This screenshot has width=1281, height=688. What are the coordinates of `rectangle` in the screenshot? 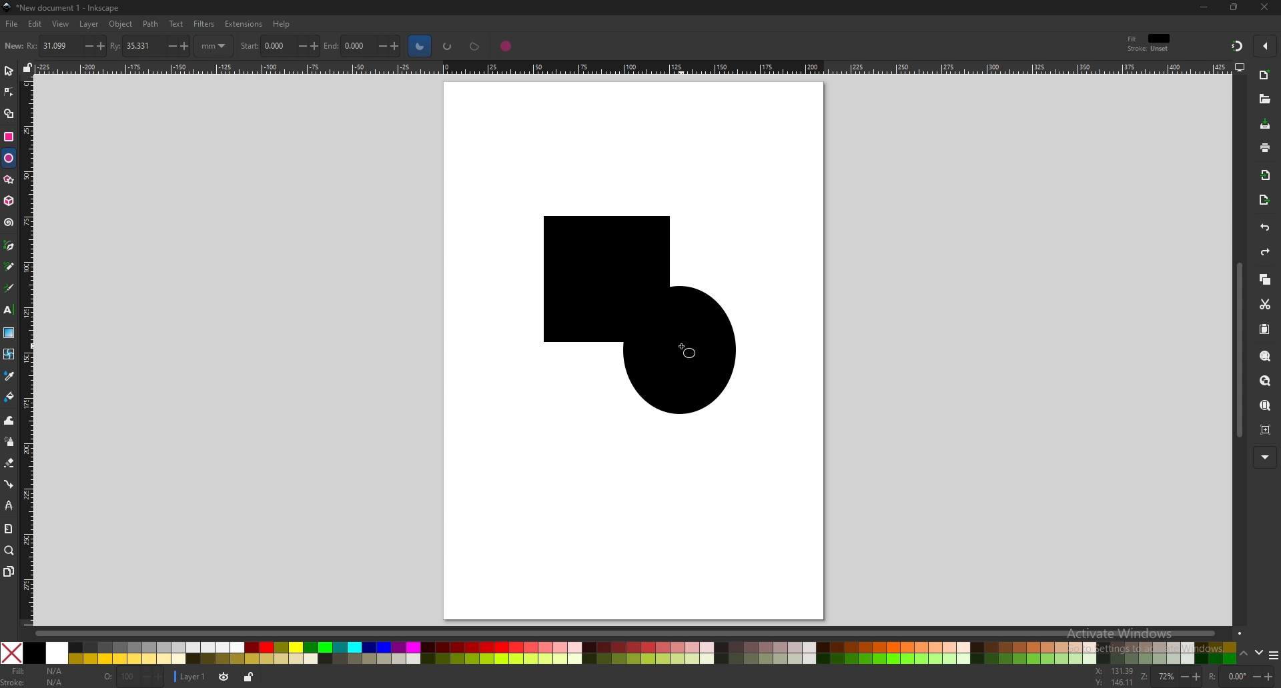 It's located at (9, 135).